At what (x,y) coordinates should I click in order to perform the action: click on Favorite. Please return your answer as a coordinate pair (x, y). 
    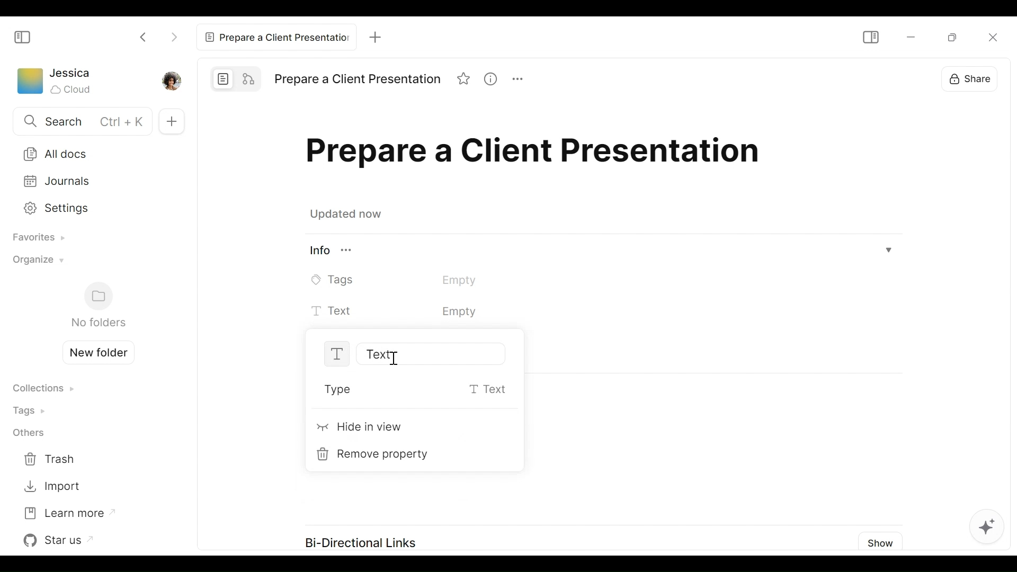
    Looking at the image, I should click on (465, 80).